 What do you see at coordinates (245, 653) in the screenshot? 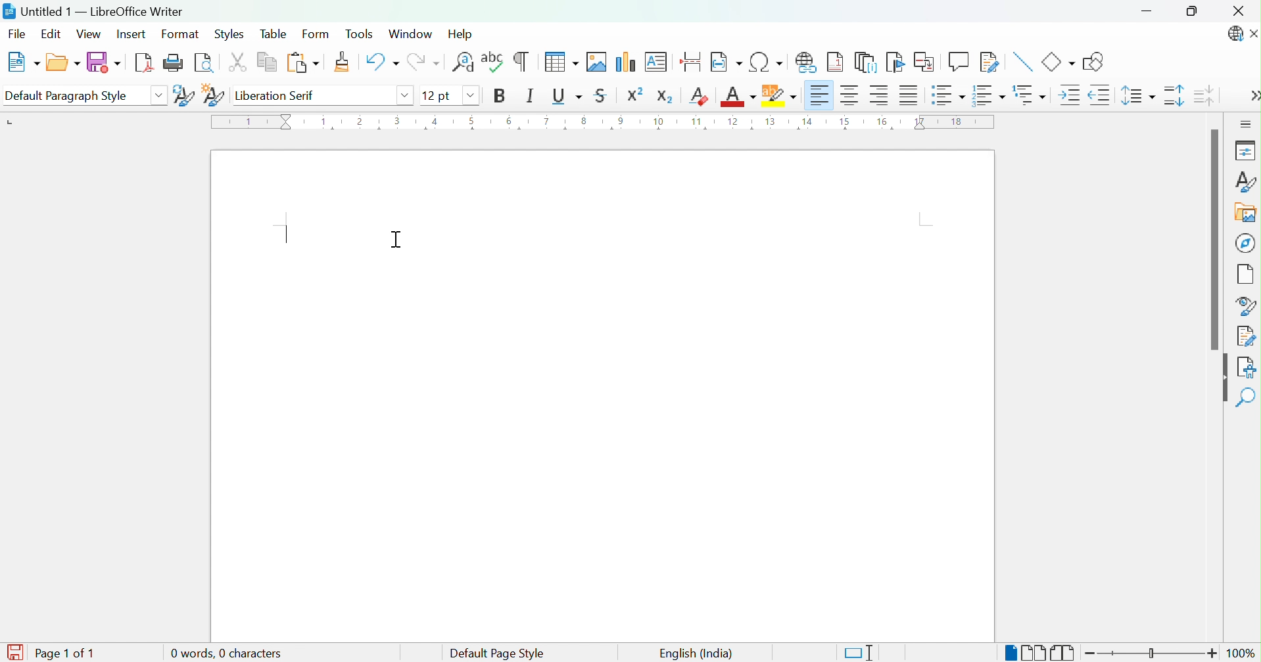
I see `0 word, 0 characters` at bounding box center [245, 653].